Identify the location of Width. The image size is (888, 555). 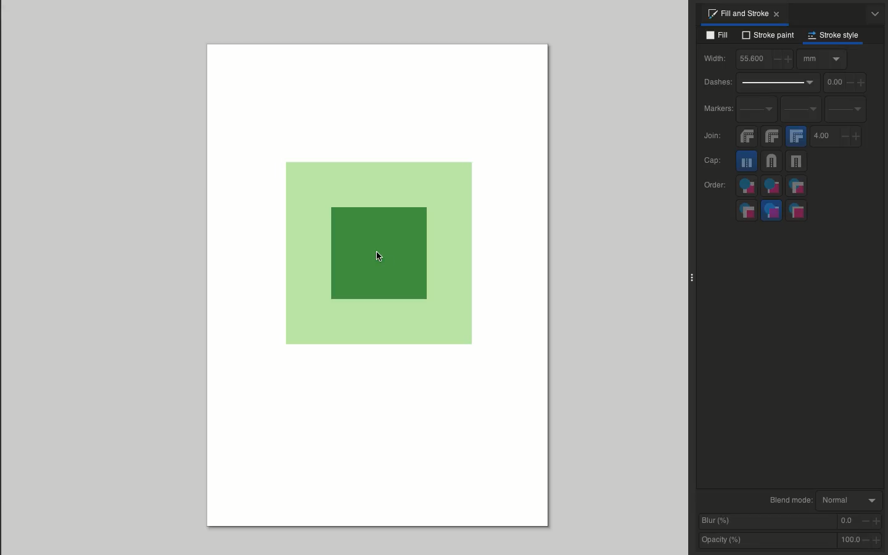
(714, 59).